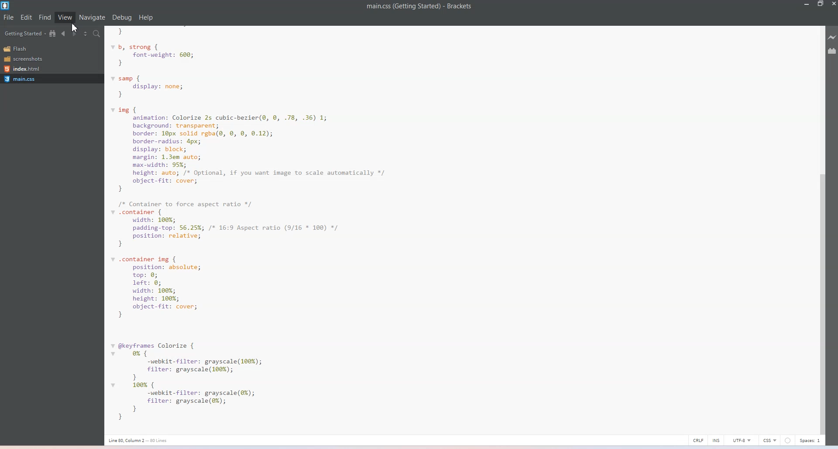 The width and height of the screenshot is (838, 449). Describe the element at coordinates (788, 440) in the screenshot. I see `` at that location.